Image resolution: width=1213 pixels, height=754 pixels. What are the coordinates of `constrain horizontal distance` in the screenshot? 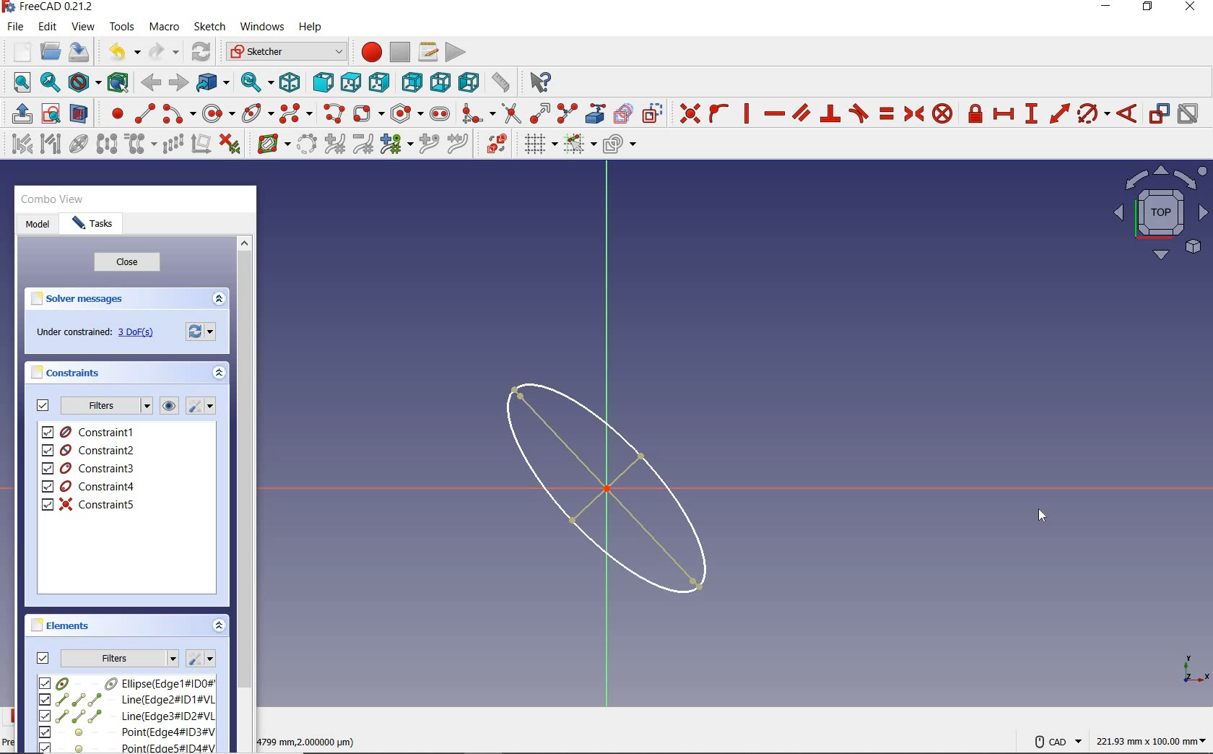 It's located at (1003, 113).